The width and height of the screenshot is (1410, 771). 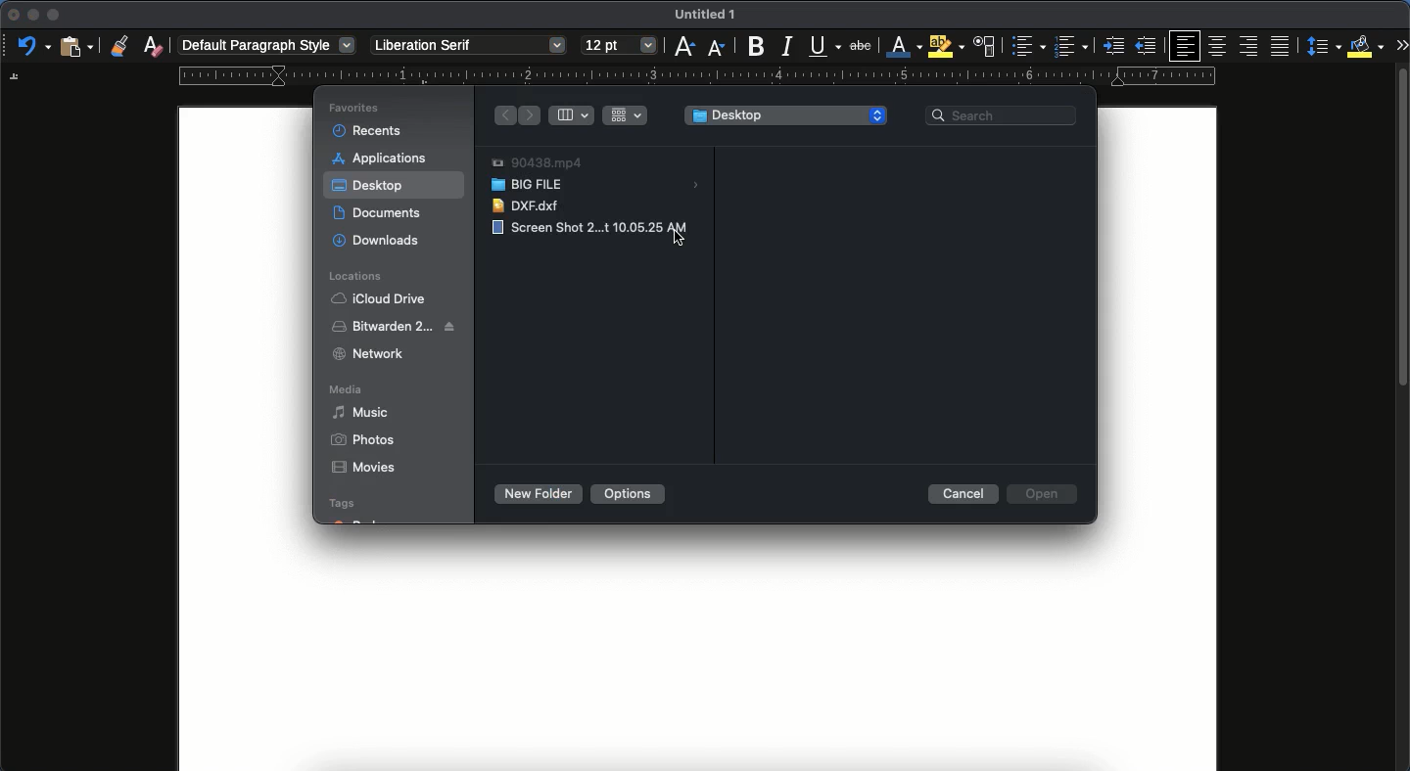 What do you see at coordinates (269, 46) in the screenshot?
I see `default paragraph style` at bounding box center [269, 46].